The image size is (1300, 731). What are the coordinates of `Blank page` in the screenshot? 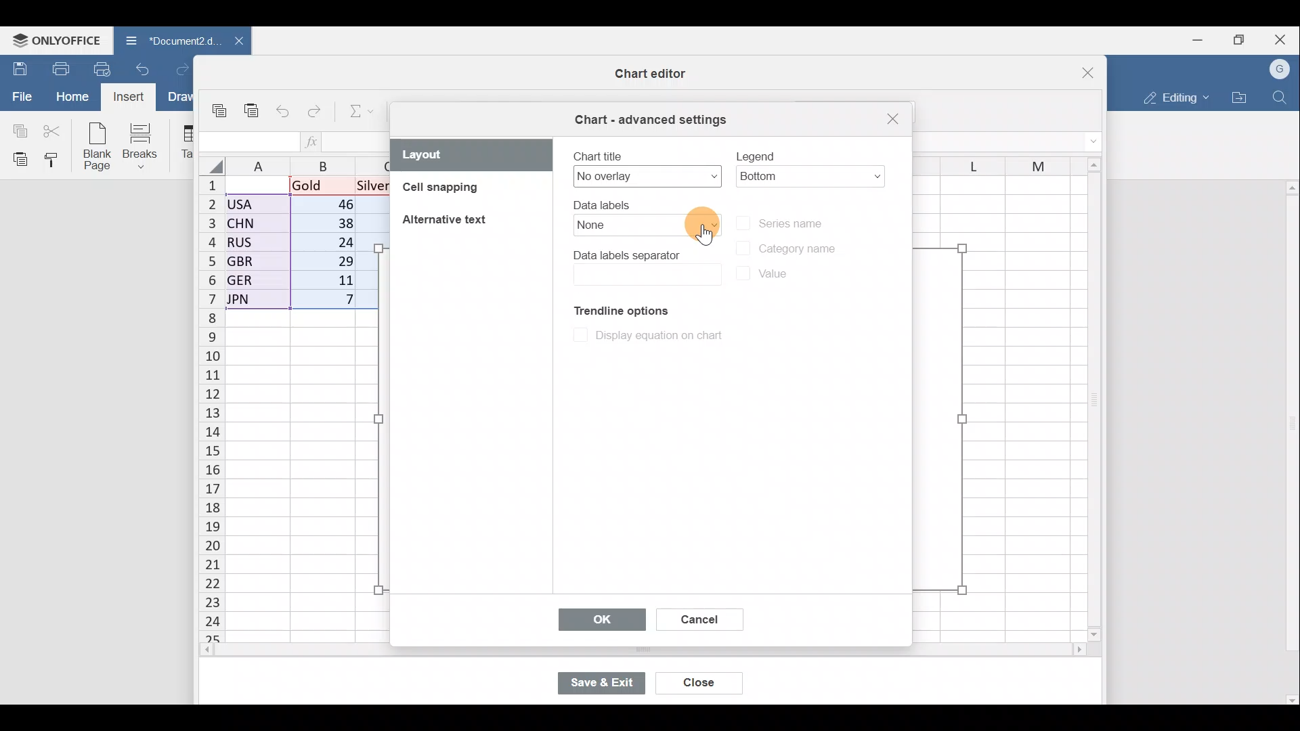 It's located at (94, 145).